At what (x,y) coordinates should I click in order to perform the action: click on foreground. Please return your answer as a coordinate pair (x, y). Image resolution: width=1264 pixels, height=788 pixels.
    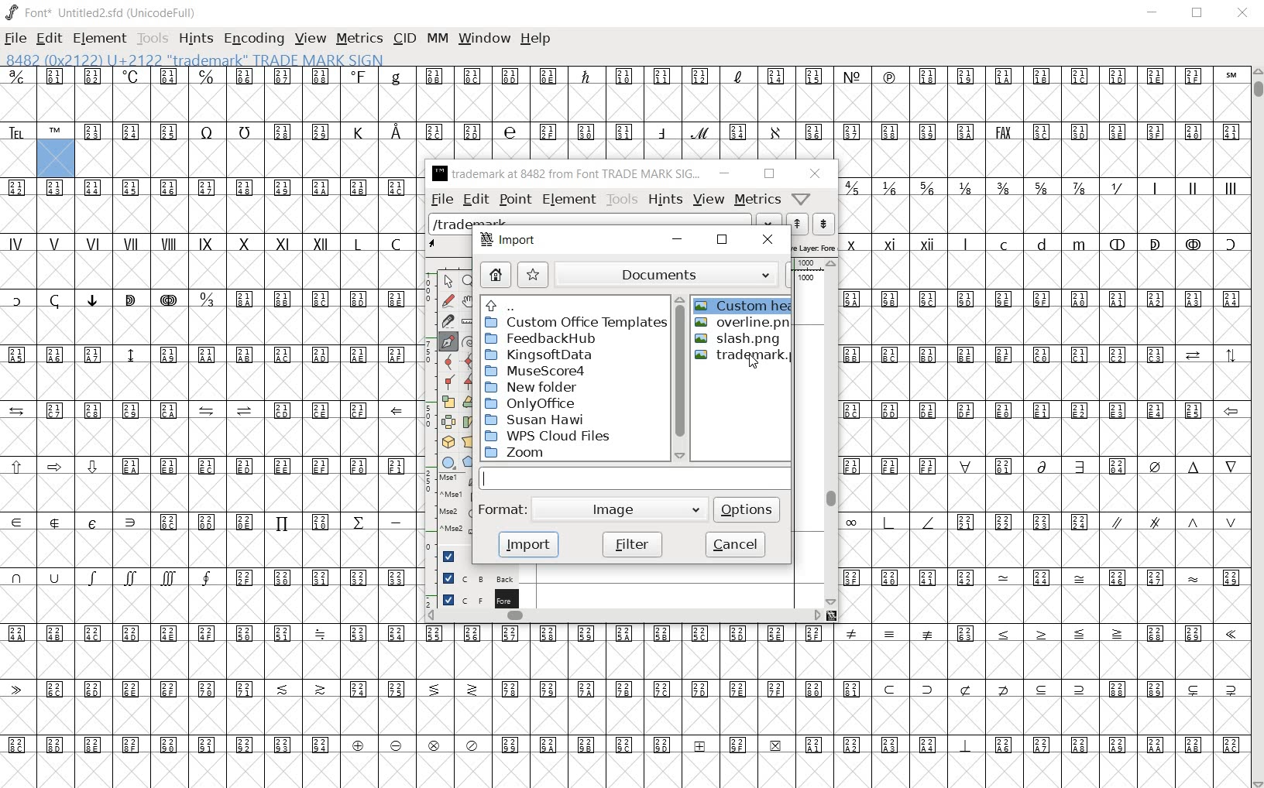
    Looking at the image, I should click on (474, 598).